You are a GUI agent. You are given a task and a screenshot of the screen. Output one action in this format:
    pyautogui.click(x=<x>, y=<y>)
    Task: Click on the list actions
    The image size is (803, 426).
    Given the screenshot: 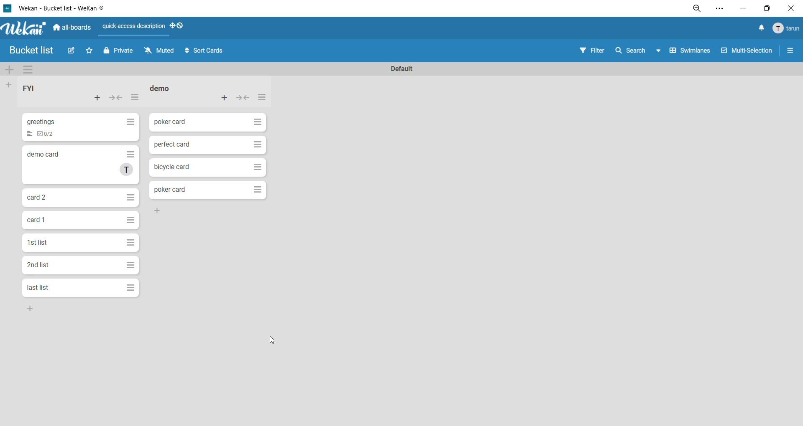 What is the action you would take?
    pyautogui.click(x=135, y=99)
    